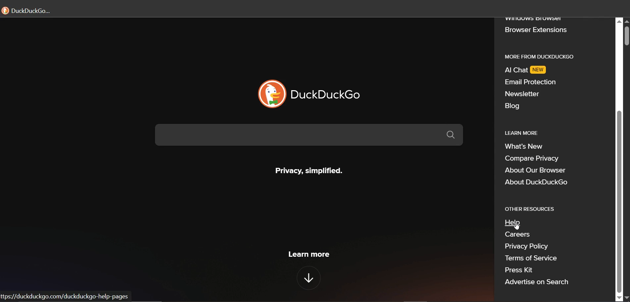 The width and height of the screenshot is (630, 302). I want to click on Learn More, so click(525, 132).